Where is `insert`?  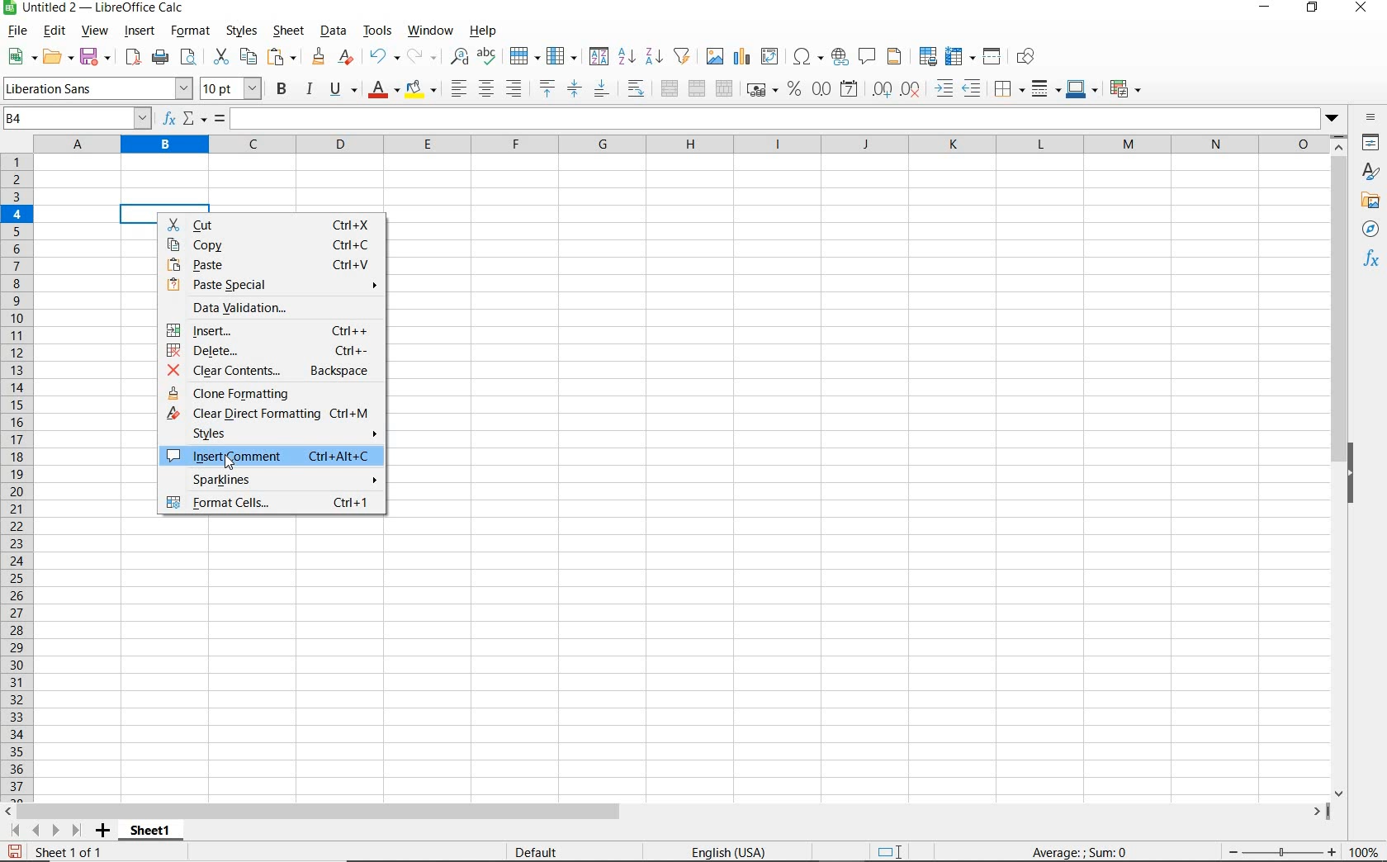
insert is located at coordinates (271, 331).